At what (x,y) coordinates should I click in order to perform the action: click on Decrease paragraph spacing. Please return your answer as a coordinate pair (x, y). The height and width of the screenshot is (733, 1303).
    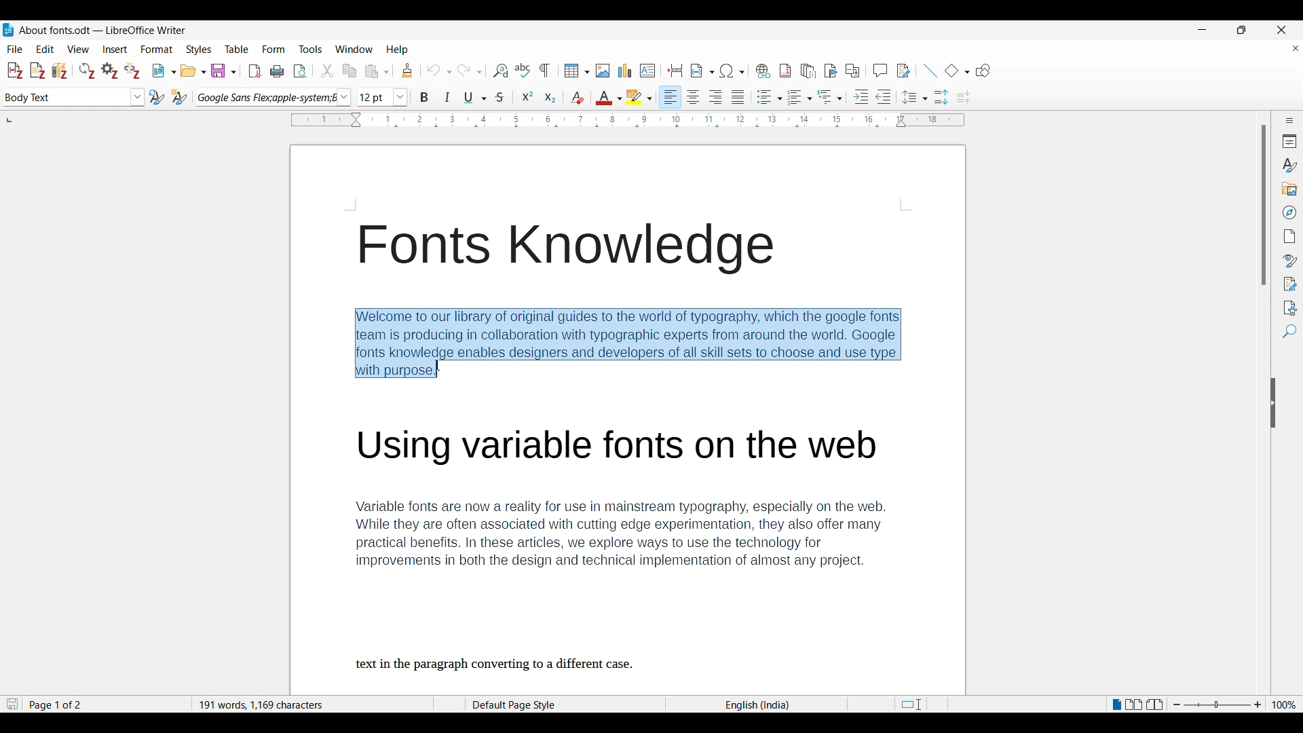
    Looking at the image, I should click on (964, 98).